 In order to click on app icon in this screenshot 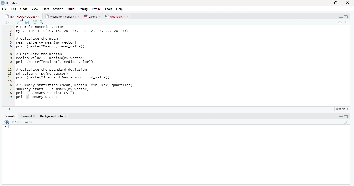, I will do `click(3, 3)`.